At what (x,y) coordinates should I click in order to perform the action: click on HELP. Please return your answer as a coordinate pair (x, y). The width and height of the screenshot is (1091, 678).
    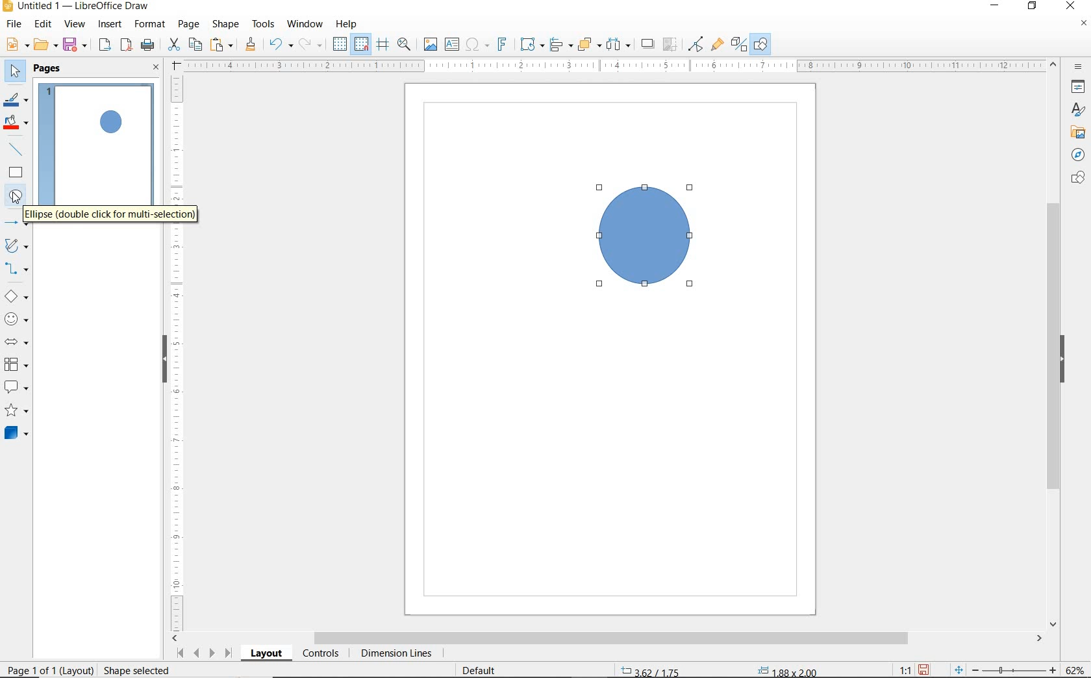
    Looking at the image, I should click on (347, 24).